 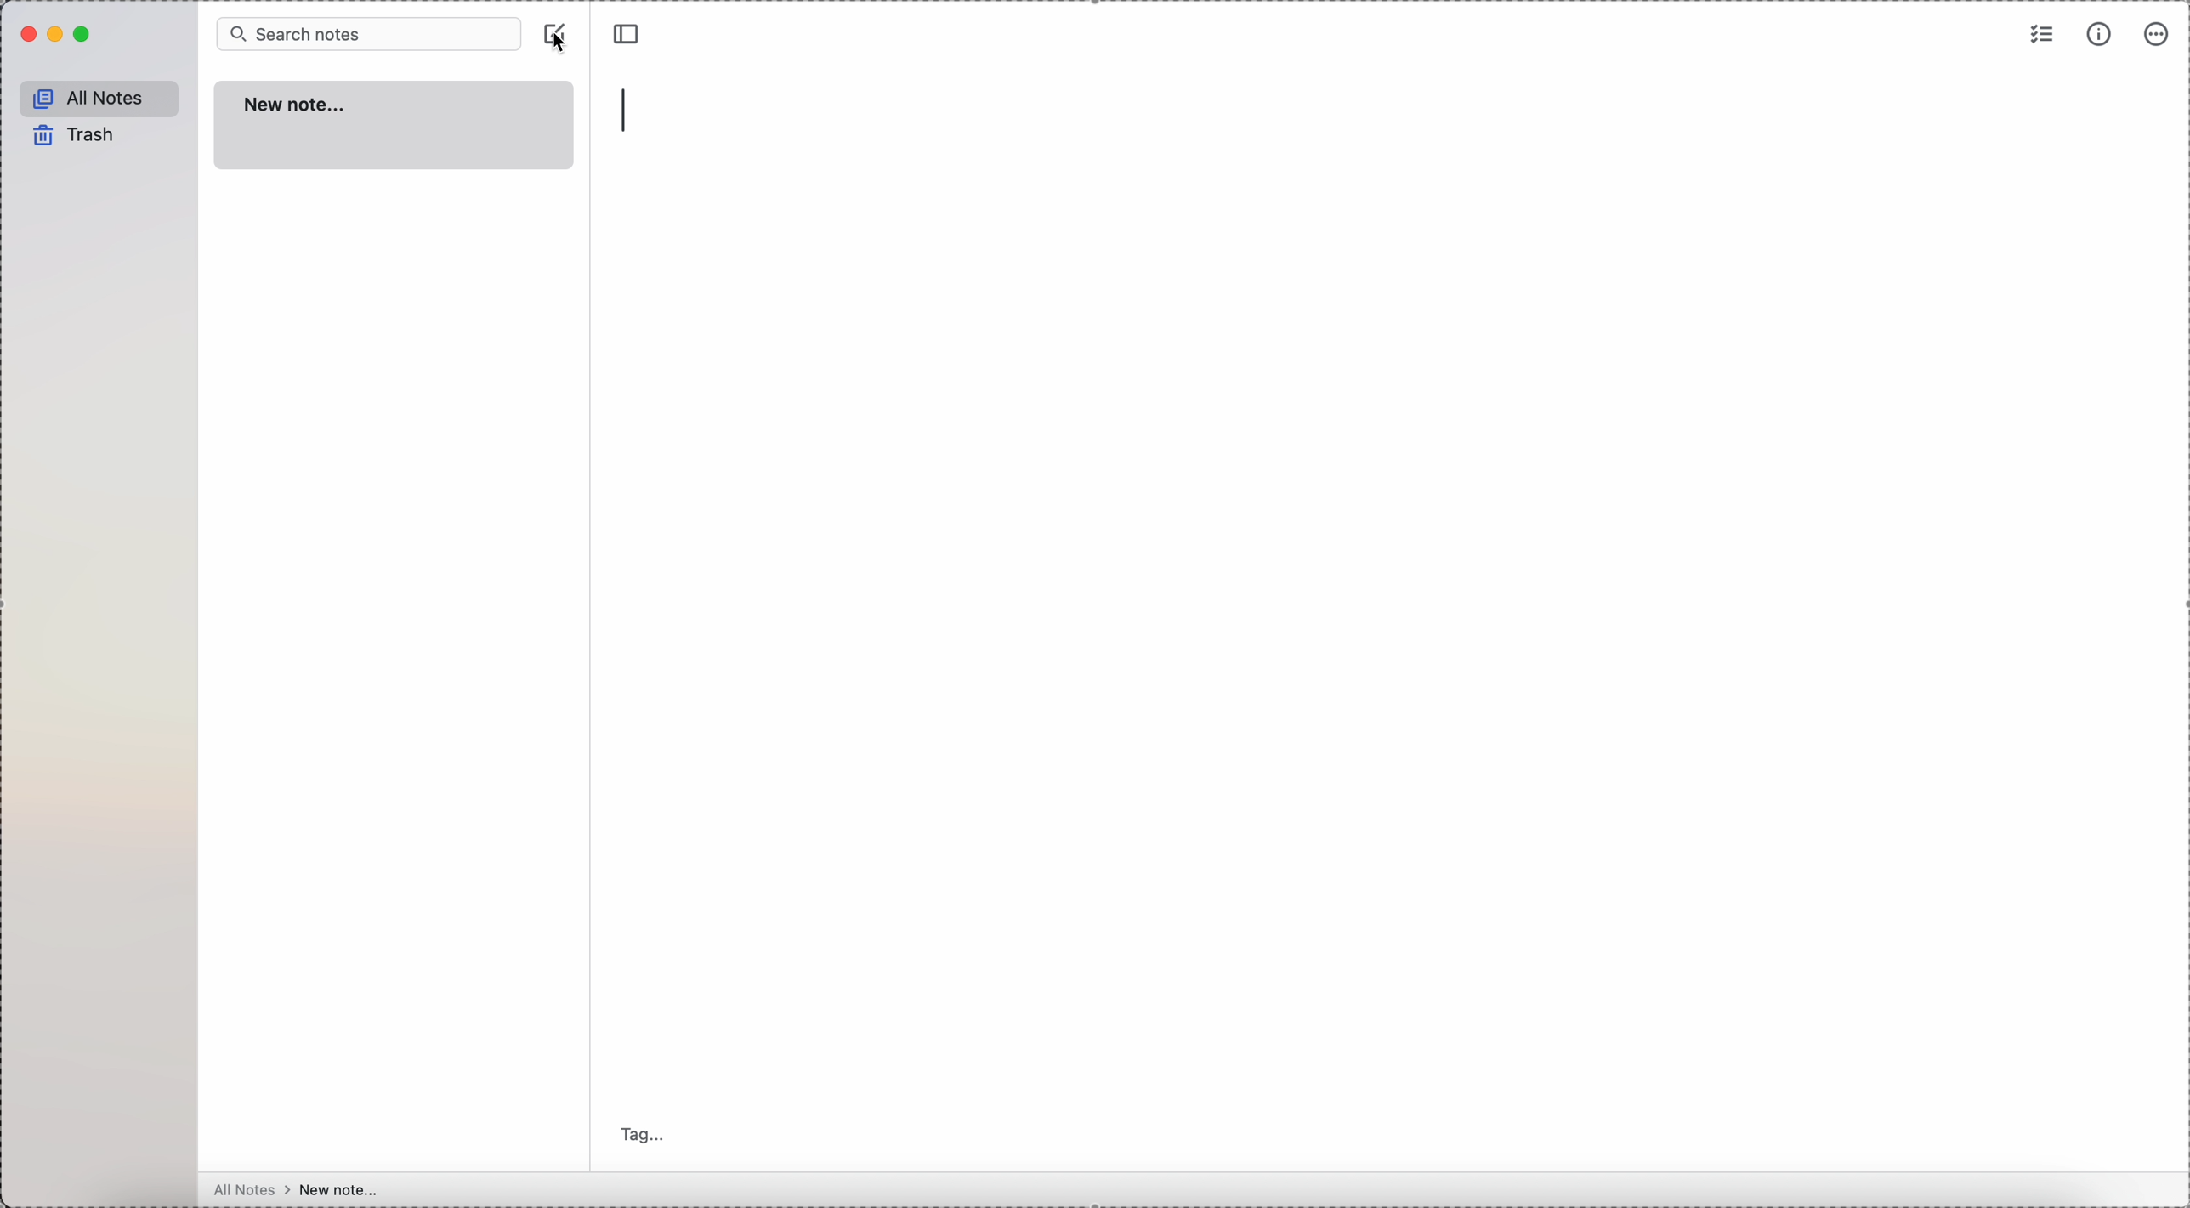 What do you see at coordinates (628, 35) in the screenshot?
I see `toggle side bar` at bounding box center [628, 35].